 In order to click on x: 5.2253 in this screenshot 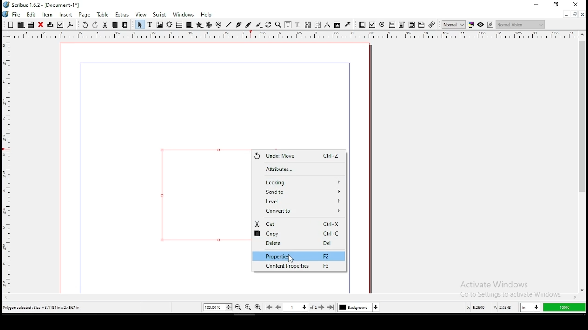, I will do `click(474, 308)`.